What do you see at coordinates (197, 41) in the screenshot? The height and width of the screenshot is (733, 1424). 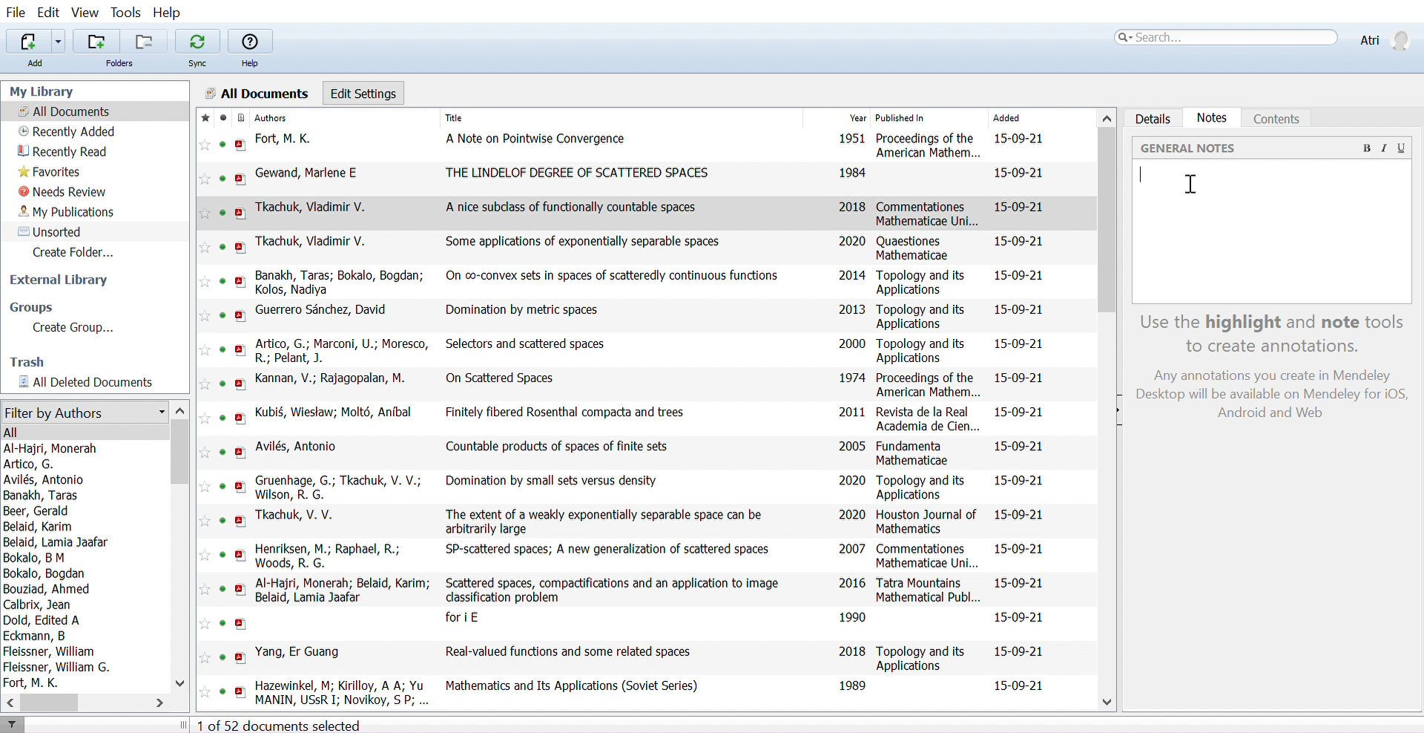 I see `Sync` at bounding box center [197, 41].